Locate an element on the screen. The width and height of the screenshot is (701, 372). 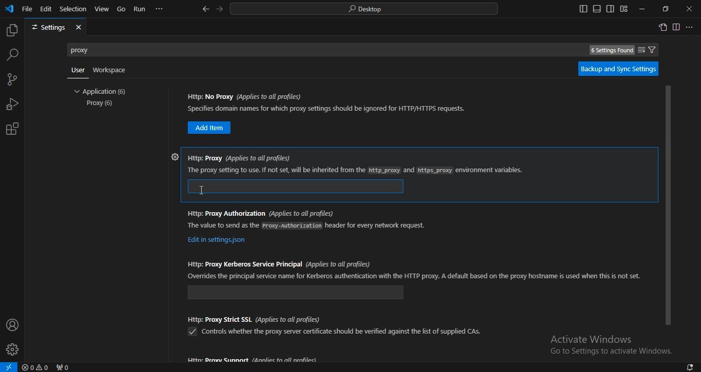
... is located at coordinates (161, 9).